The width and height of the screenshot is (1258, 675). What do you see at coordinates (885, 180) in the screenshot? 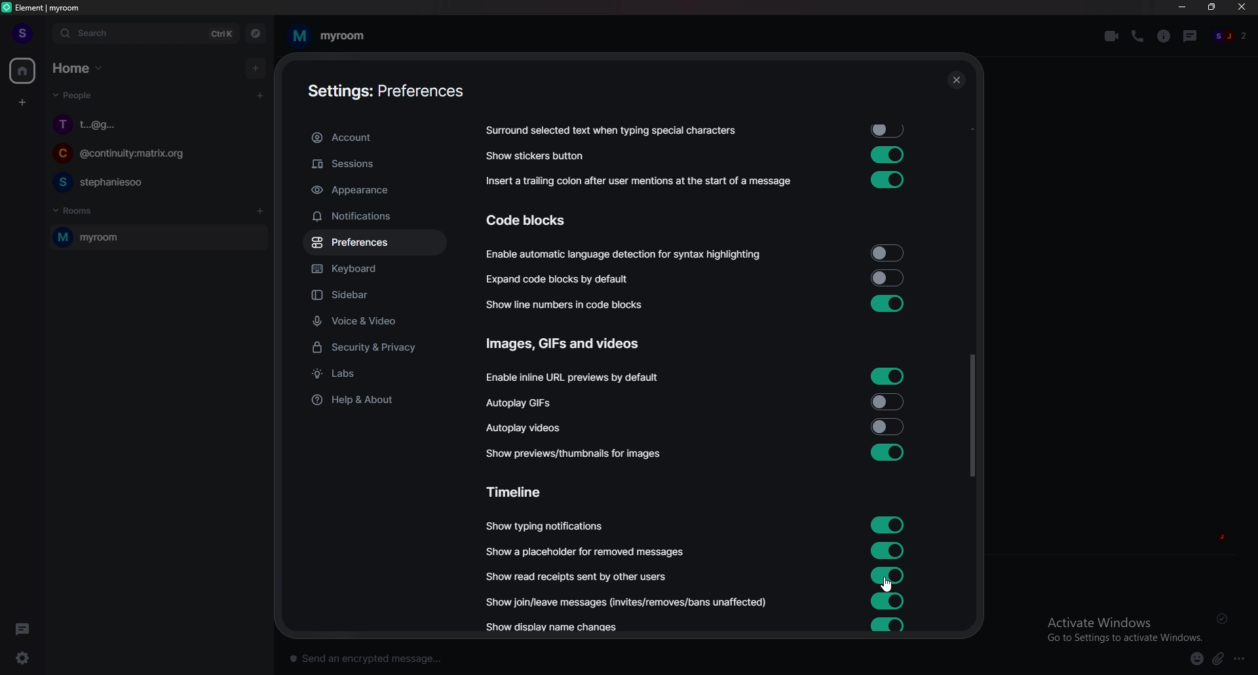
I see `toggle` at bounding box center [885, 180].